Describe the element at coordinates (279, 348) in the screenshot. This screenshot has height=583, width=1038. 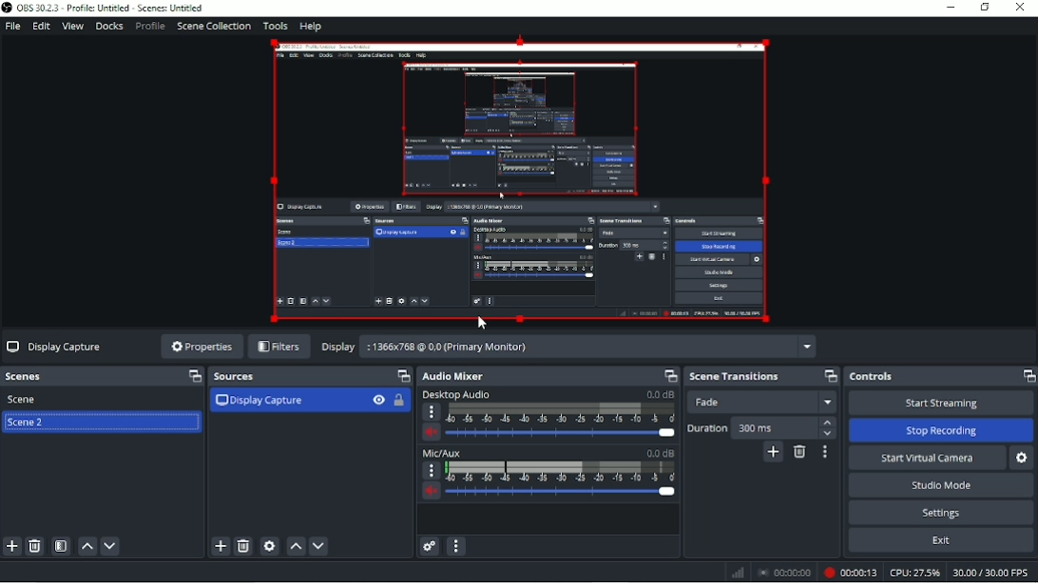
I see `Filters` at that location.